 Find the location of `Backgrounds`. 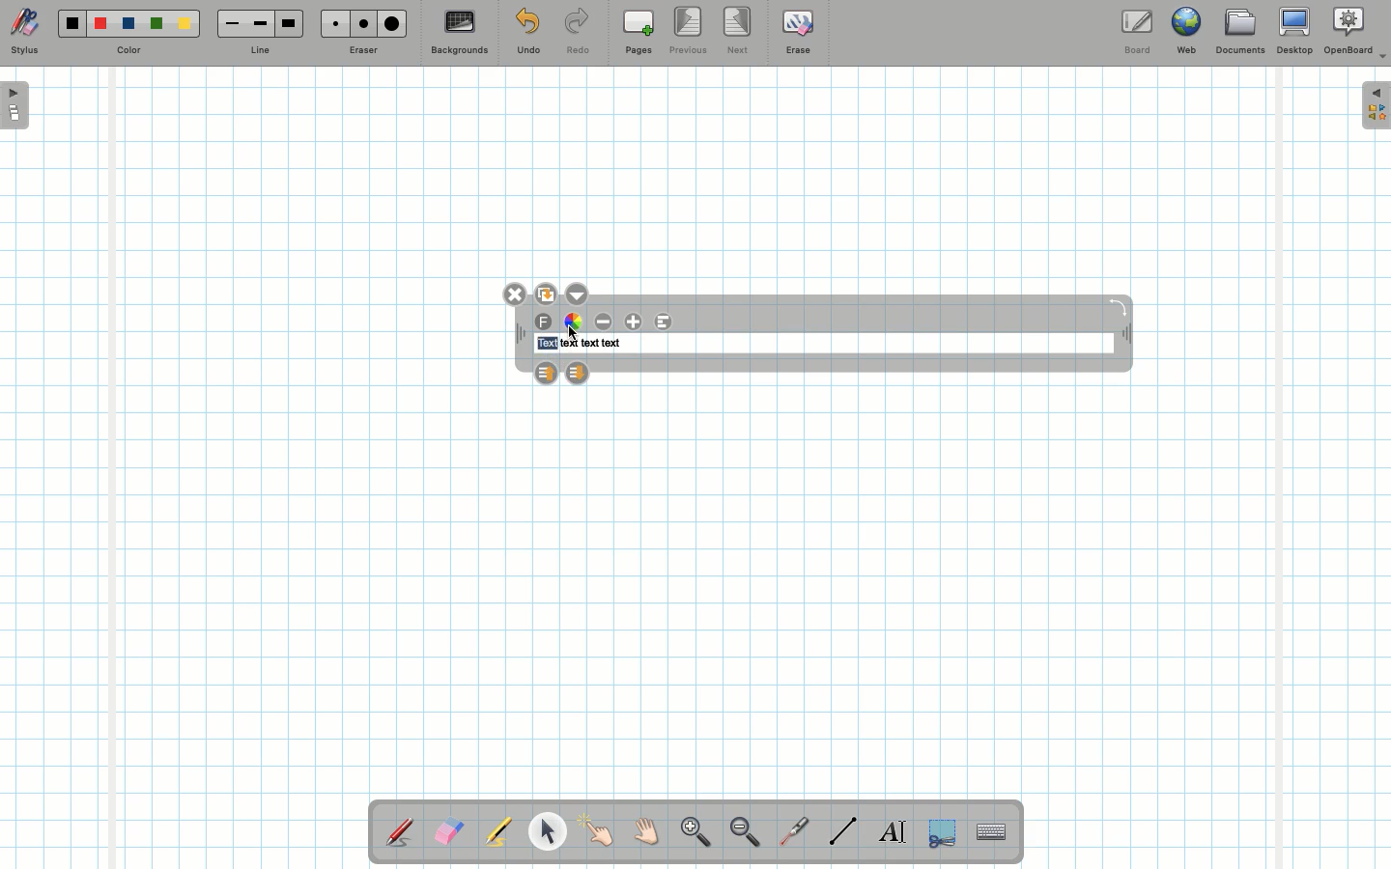

Backgrounds is located at coordinates (459, 33).